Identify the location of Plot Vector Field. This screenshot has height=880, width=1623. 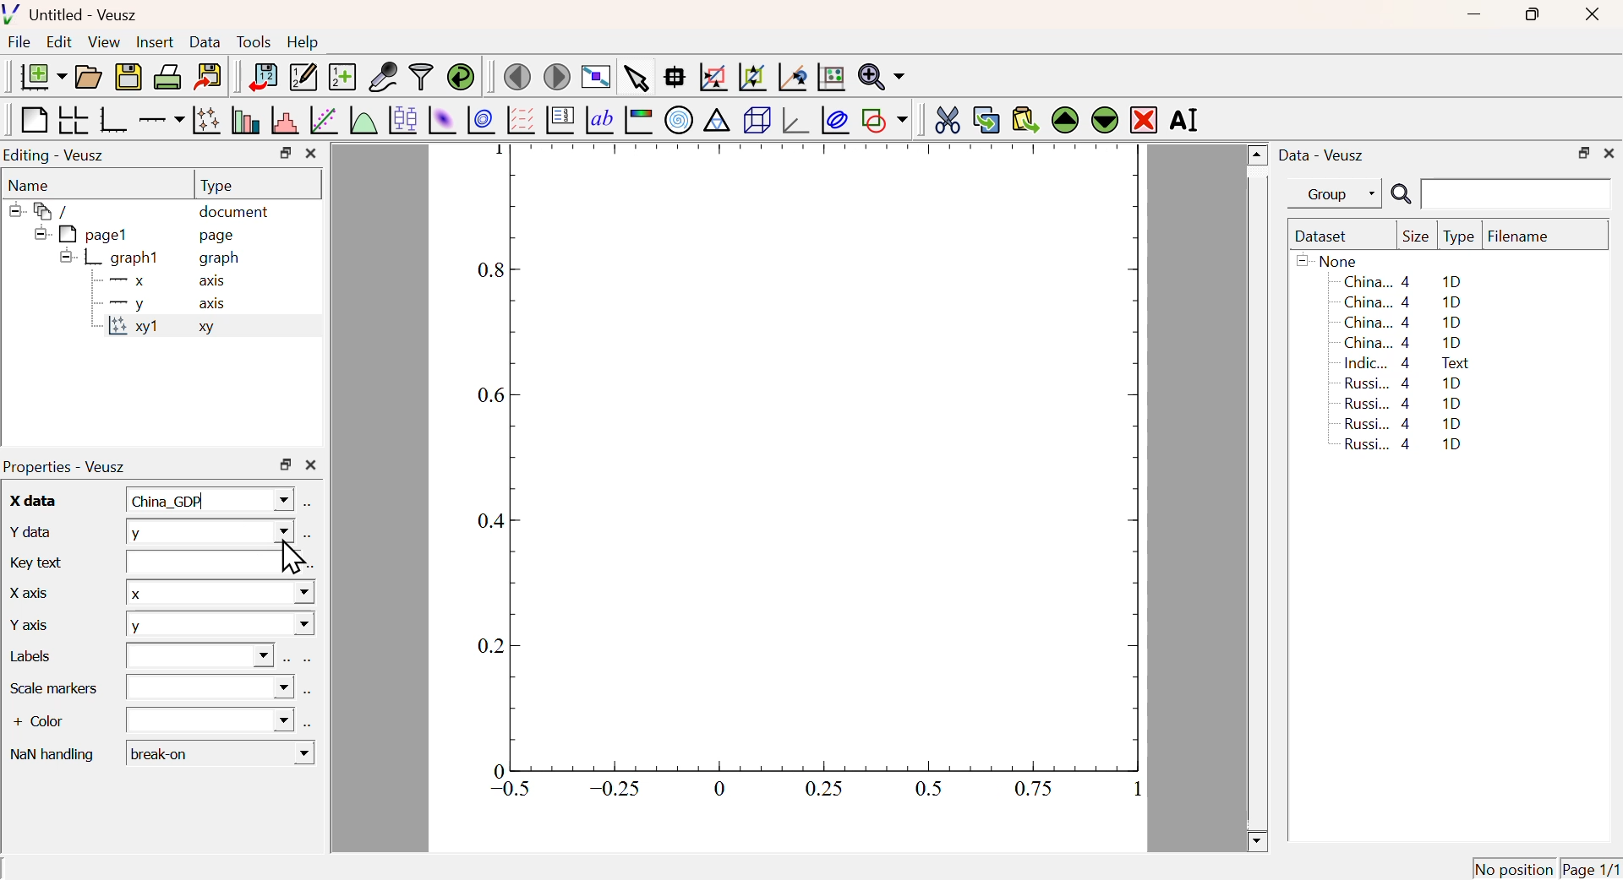
(518, 119).